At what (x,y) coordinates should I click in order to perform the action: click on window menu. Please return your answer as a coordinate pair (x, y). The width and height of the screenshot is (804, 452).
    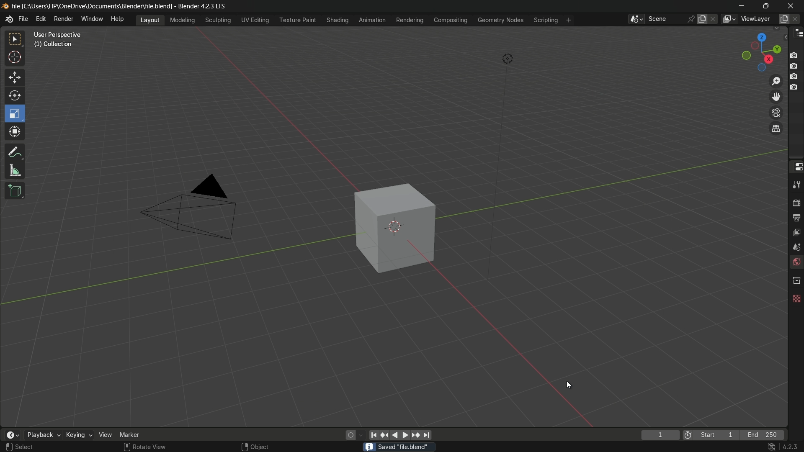
    Looking at the image, I should click on (93, 20).